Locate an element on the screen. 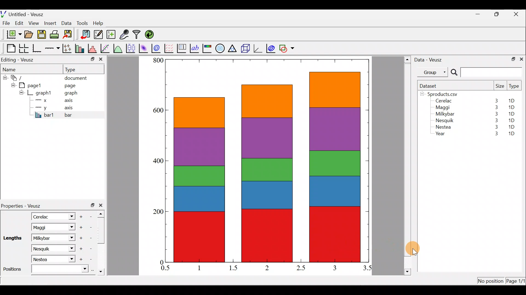 The width and height of the screenshot is (526, 295). Plot a function is located at coordinates (118, 48).